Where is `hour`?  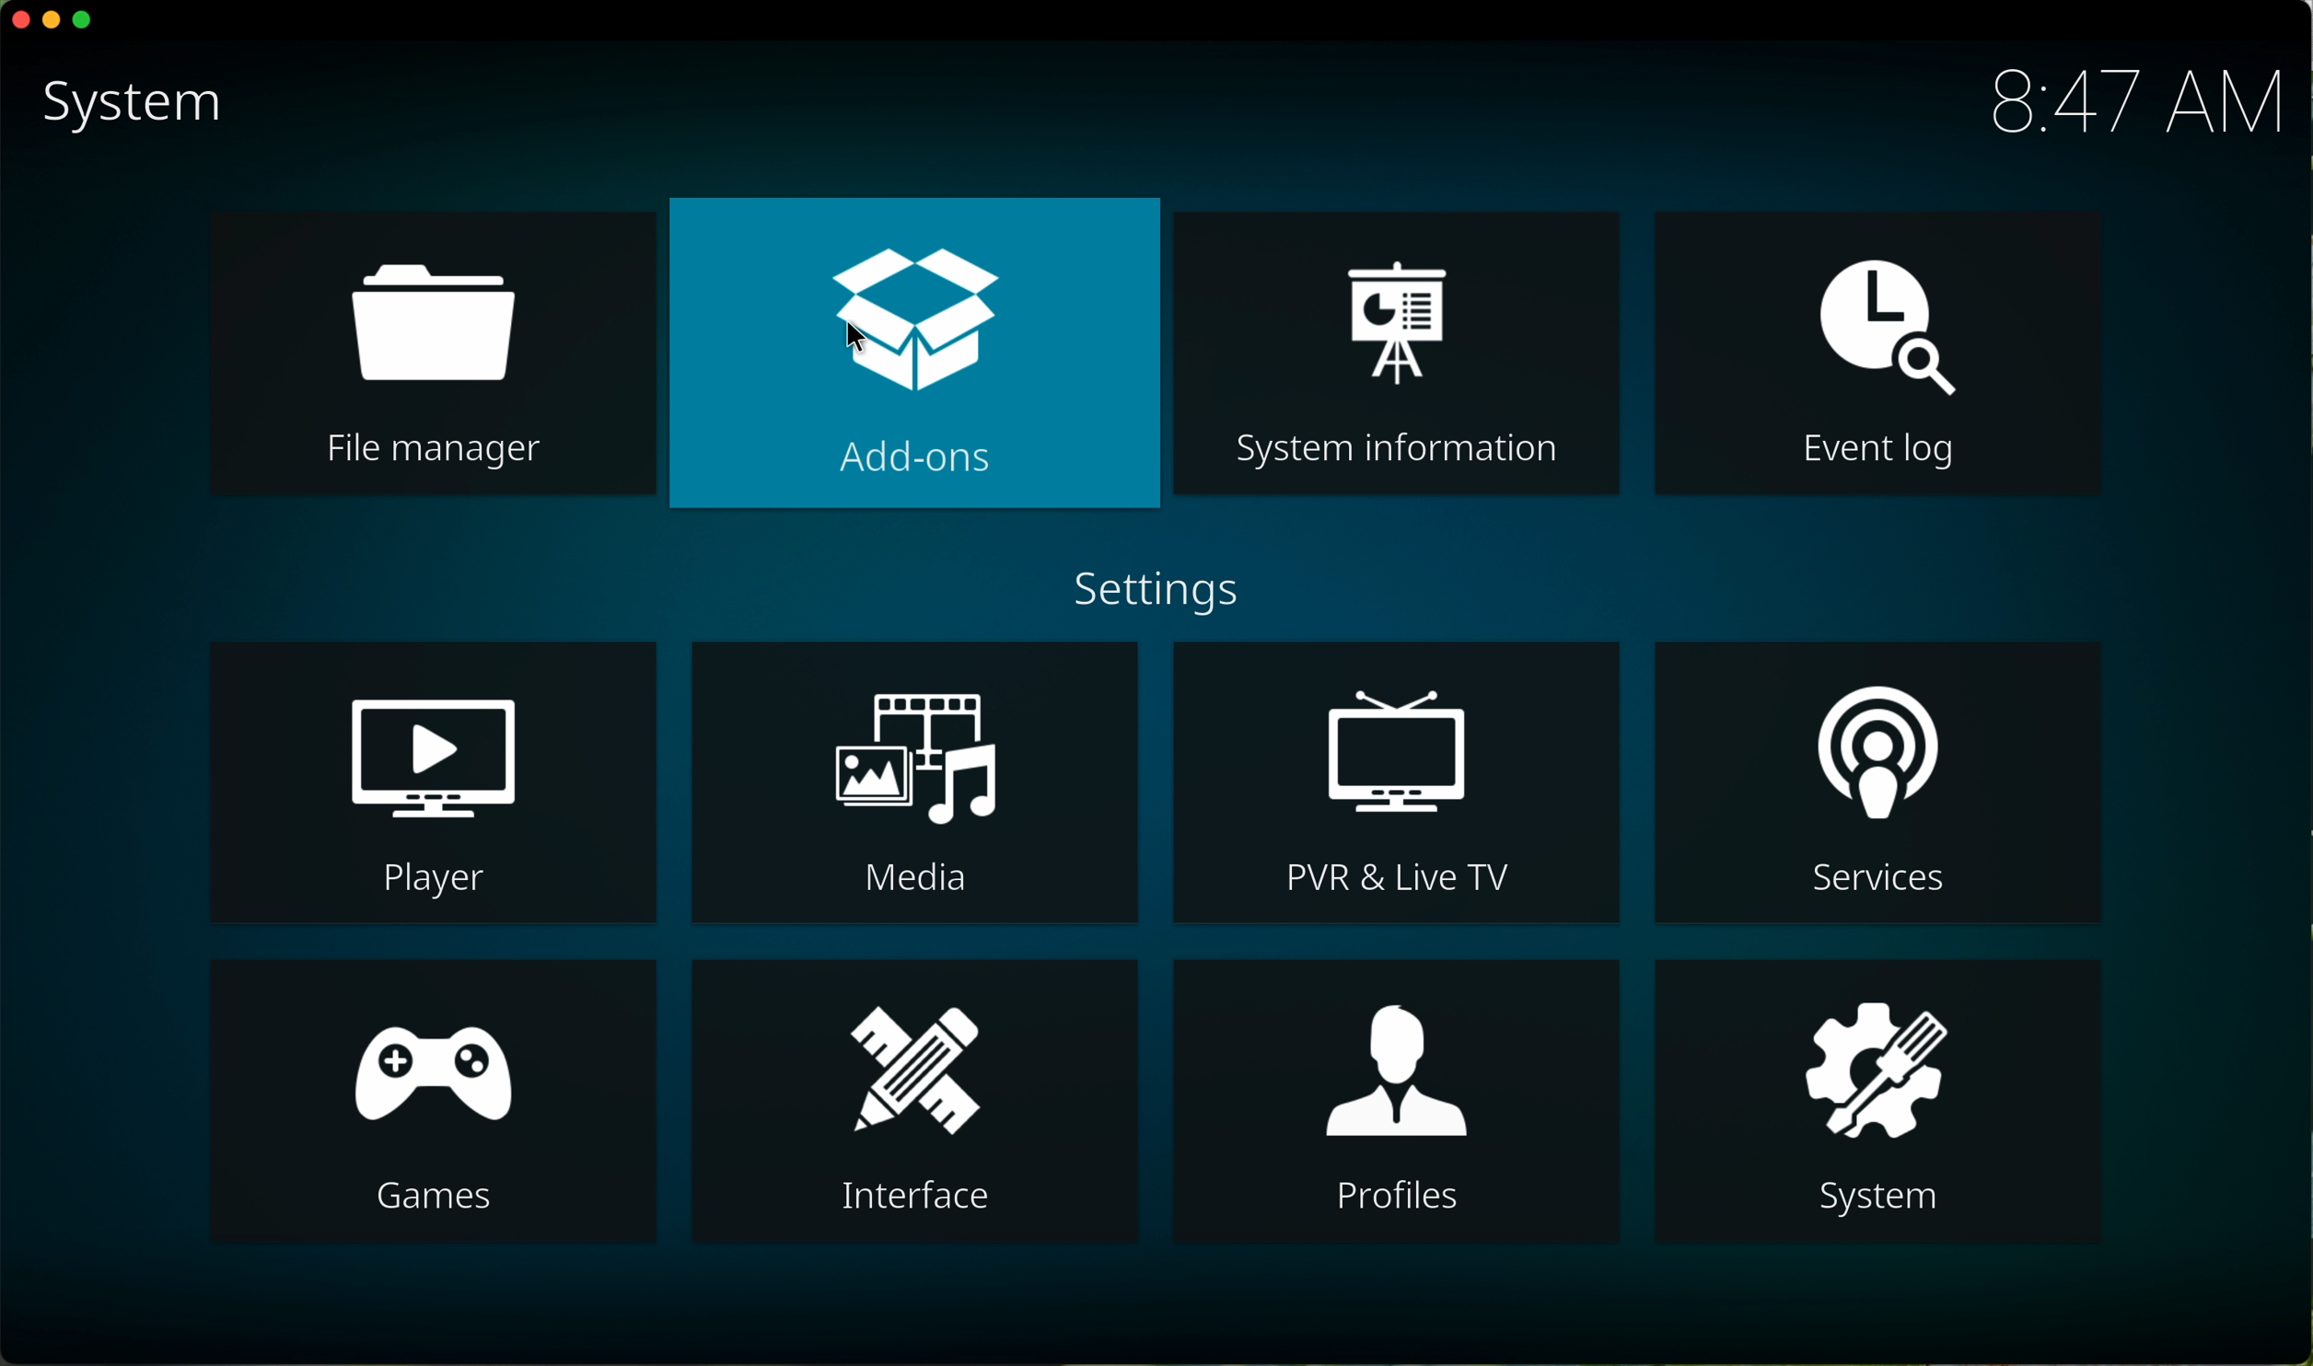
hour is located at coordinates (2133, 103).